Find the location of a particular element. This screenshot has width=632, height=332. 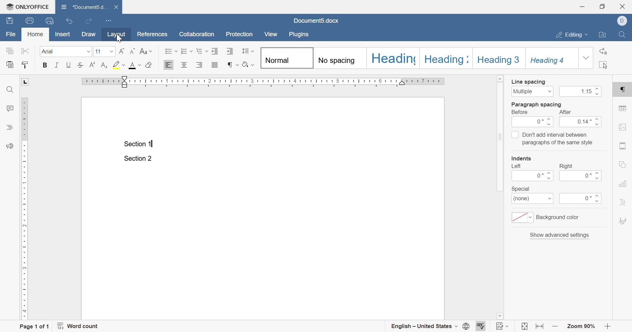

draw is located at coordinates (89, 34).